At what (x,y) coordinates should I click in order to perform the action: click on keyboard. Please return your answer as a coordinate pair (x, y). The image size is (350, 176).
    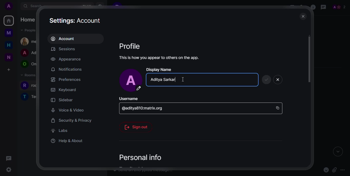
    Looking at the image, I should click on (64, 89).